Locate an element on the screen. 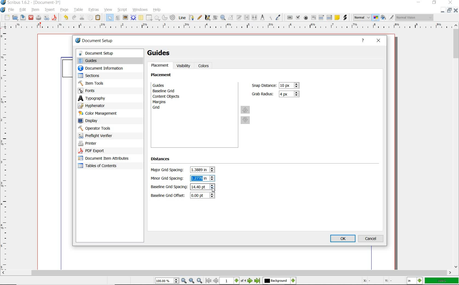  X: - Y: - is located at coordinates (376, 281).